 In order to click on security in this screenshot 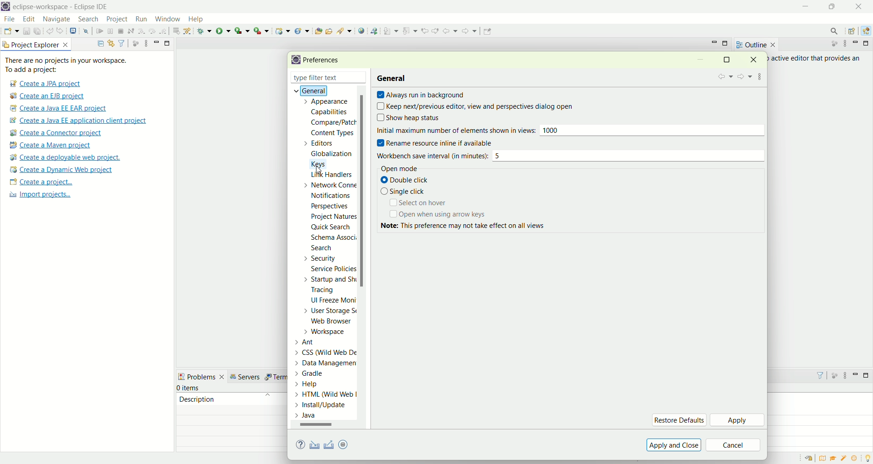, I will do `click(318, 258)`.